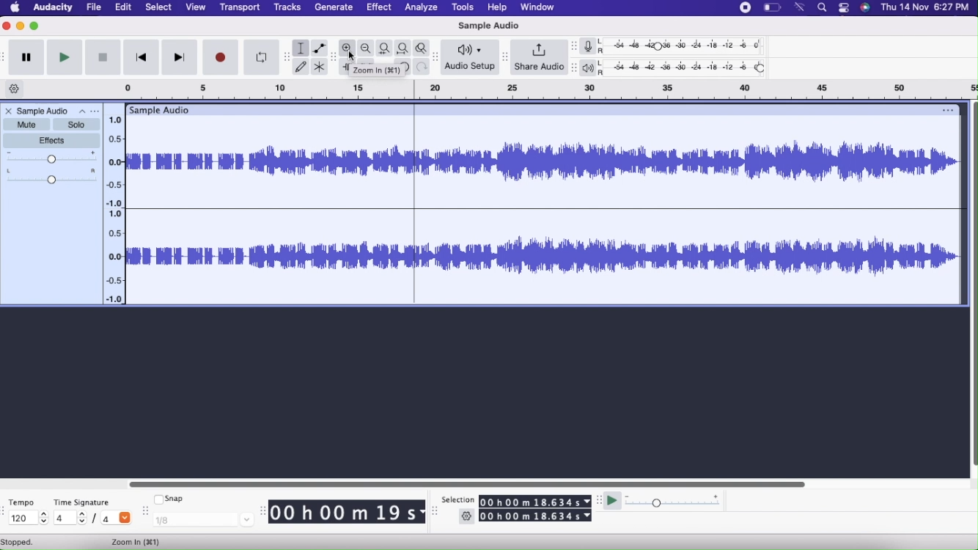  I want to click on Maximize, so click(35, 27).